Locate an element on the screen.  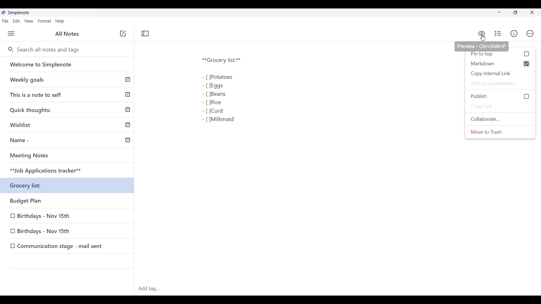
Cursor is located at coordinates (482, 39).